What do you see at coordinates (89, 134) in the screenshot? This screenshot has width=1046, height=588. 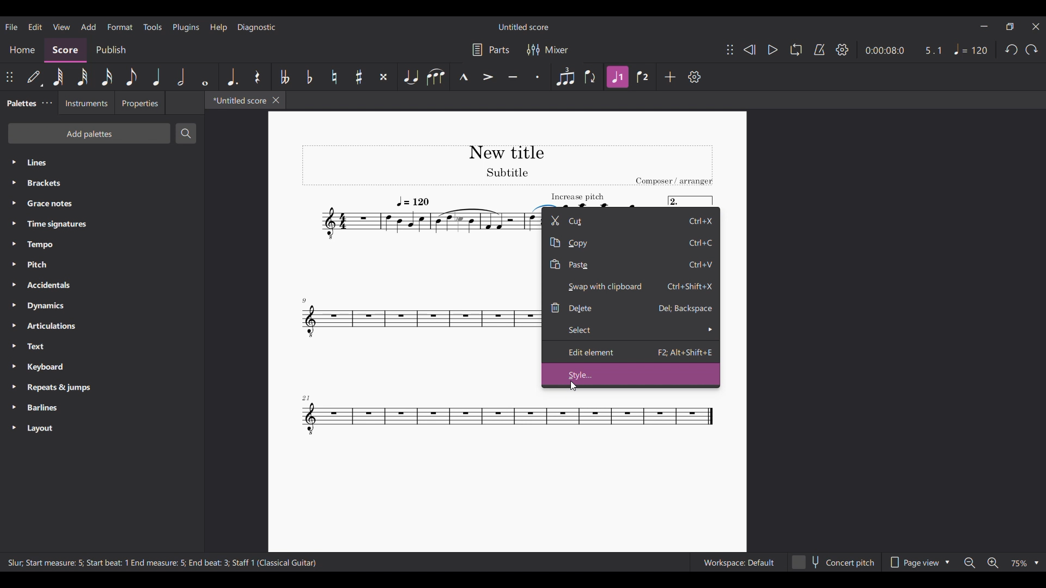 I see `Add palettes` at bounding box center [89, 134].